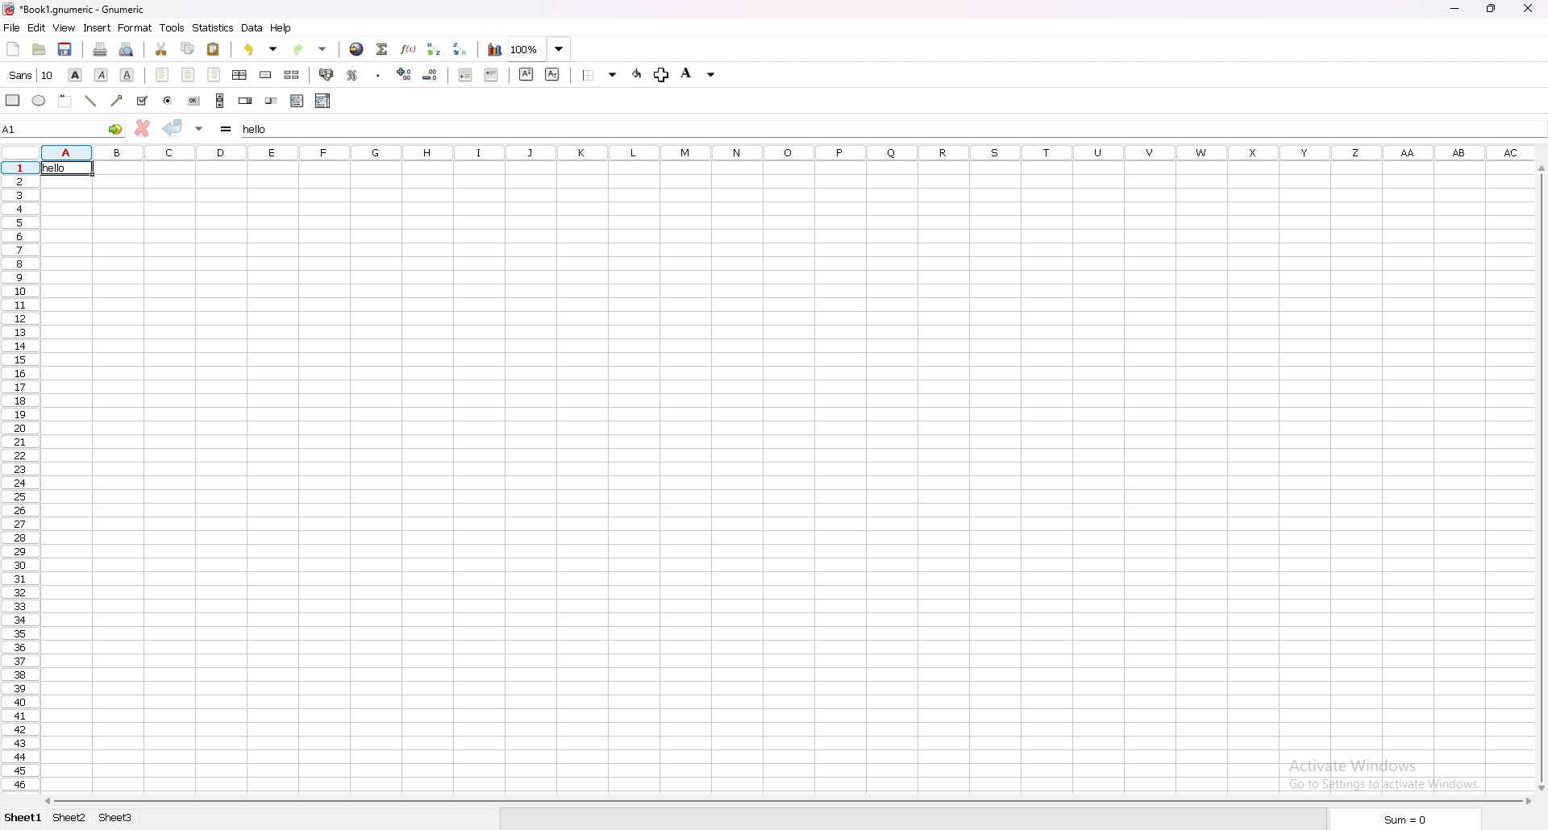  I want to click on Sum=0, so click(1405, 820).